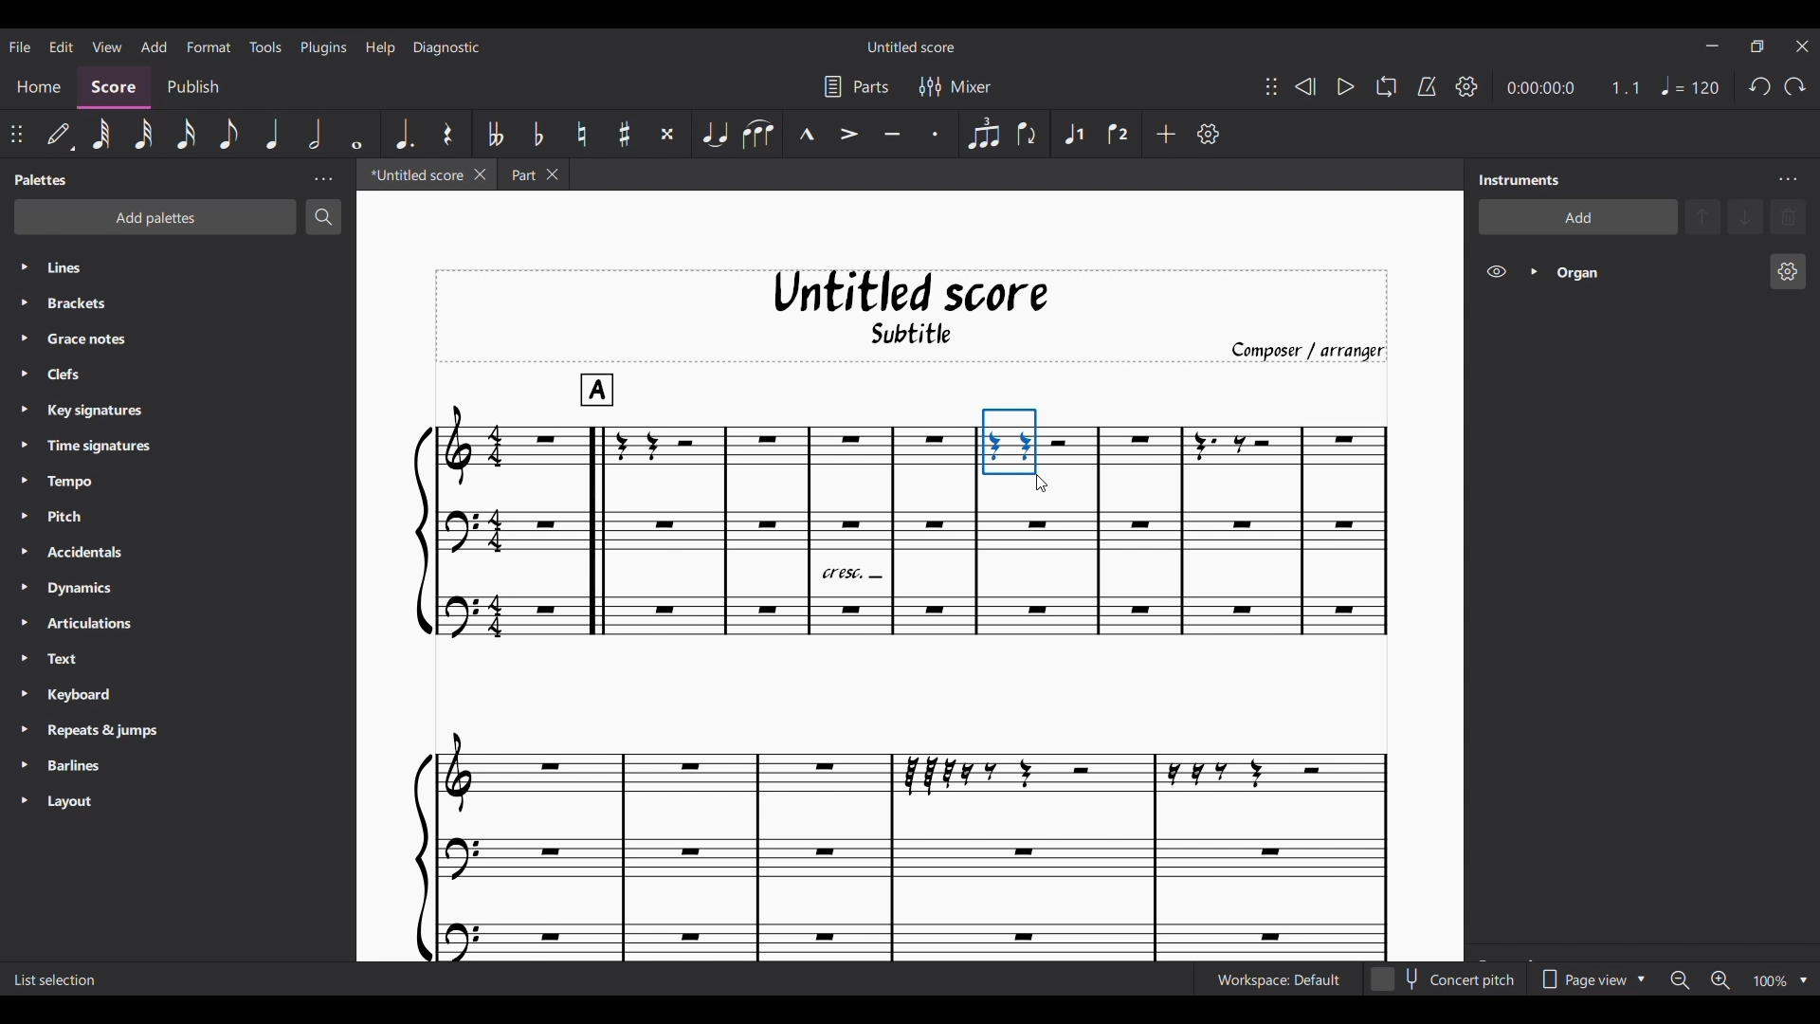 This screenshot has width=1820, height=1024. Describe the element at coordinates (1653, 272) in the screenshot. I see `Organ instrument` at that location.